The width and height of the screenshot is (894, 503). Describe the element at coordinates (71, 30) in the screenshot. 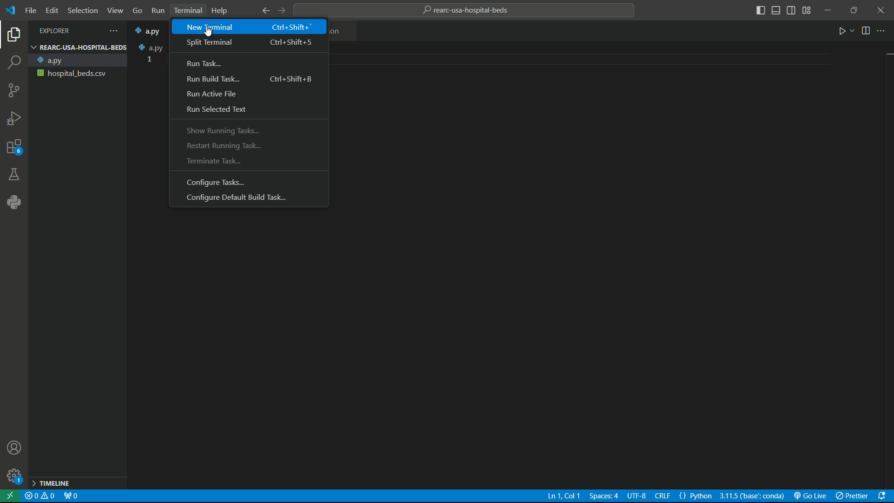

I see `EXPLORER` at that location.